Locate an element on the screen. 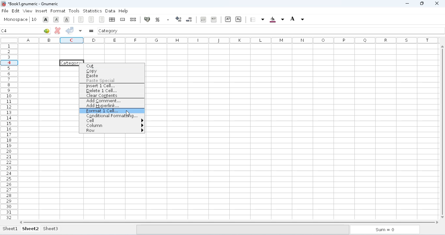 The height and width of the screenshot is (235, 445). set the format of the selected cells to include a thousands separator is located at coordinates (168, 20).